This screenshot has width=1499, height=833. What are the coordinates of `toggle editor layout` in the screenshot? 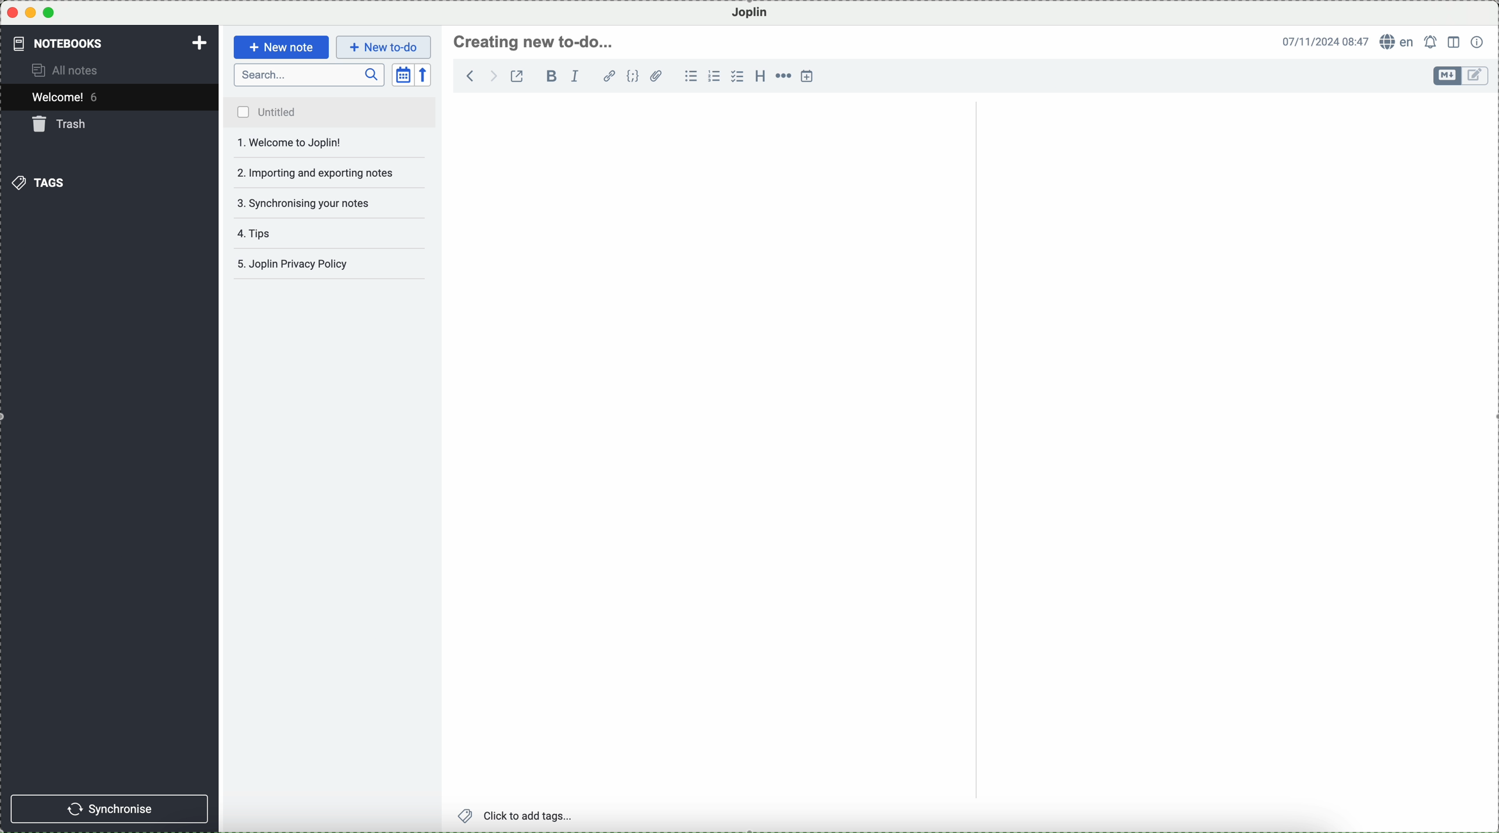 It's located at (1455, 42).